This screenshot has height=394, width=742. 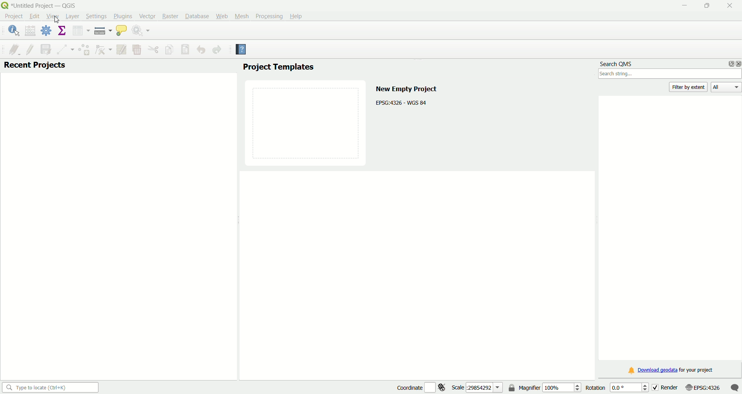 What do you see at coordinates (702, 387) in the screenshot?
I see `current CRS` at bounding box center [702, 387].